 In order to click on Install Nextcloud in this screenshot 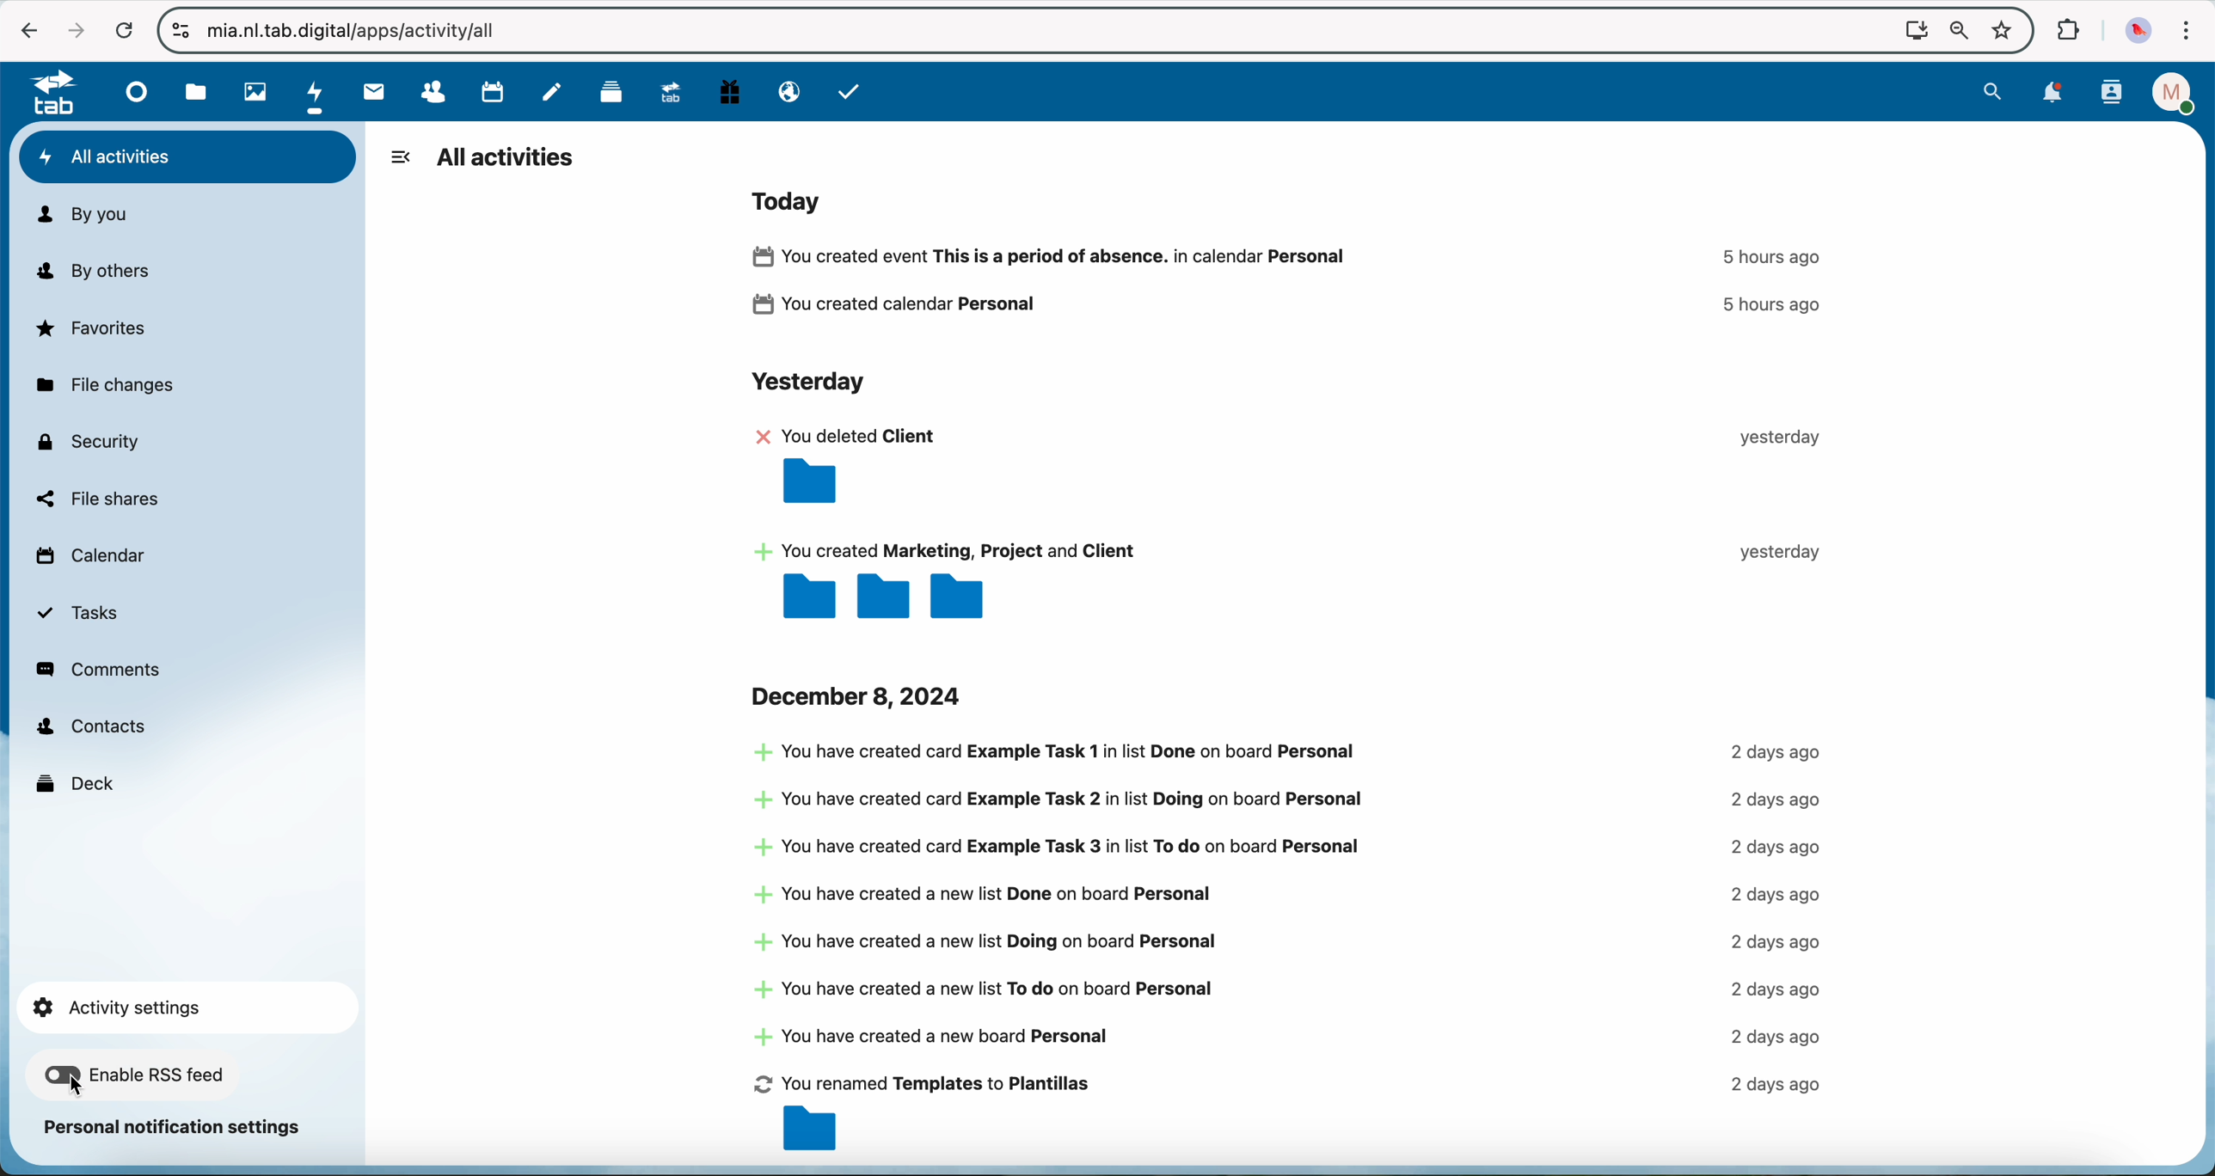, I will do `click(1913, 33)`.